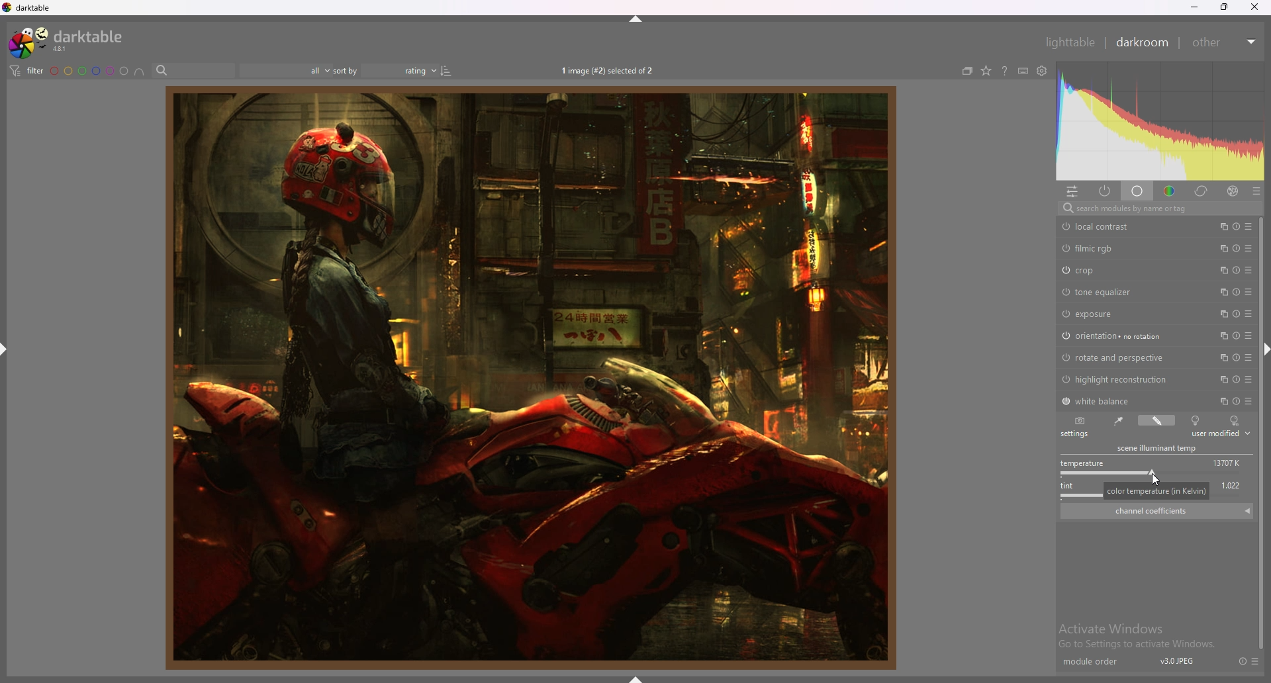  What do you see at coordinates (1104, 192) in the screenshot?
I see `show only active modules` at bounding box center [1104, 192].